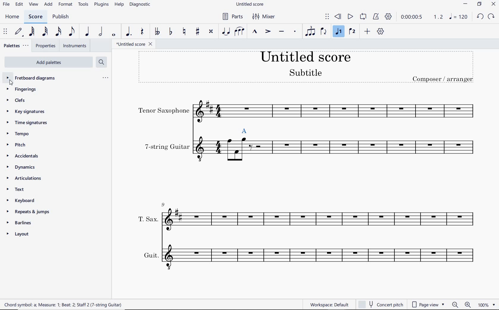  Describe the element at coordinates (46, 46) in the screenshot. I see `PROPERTIES` at that location.